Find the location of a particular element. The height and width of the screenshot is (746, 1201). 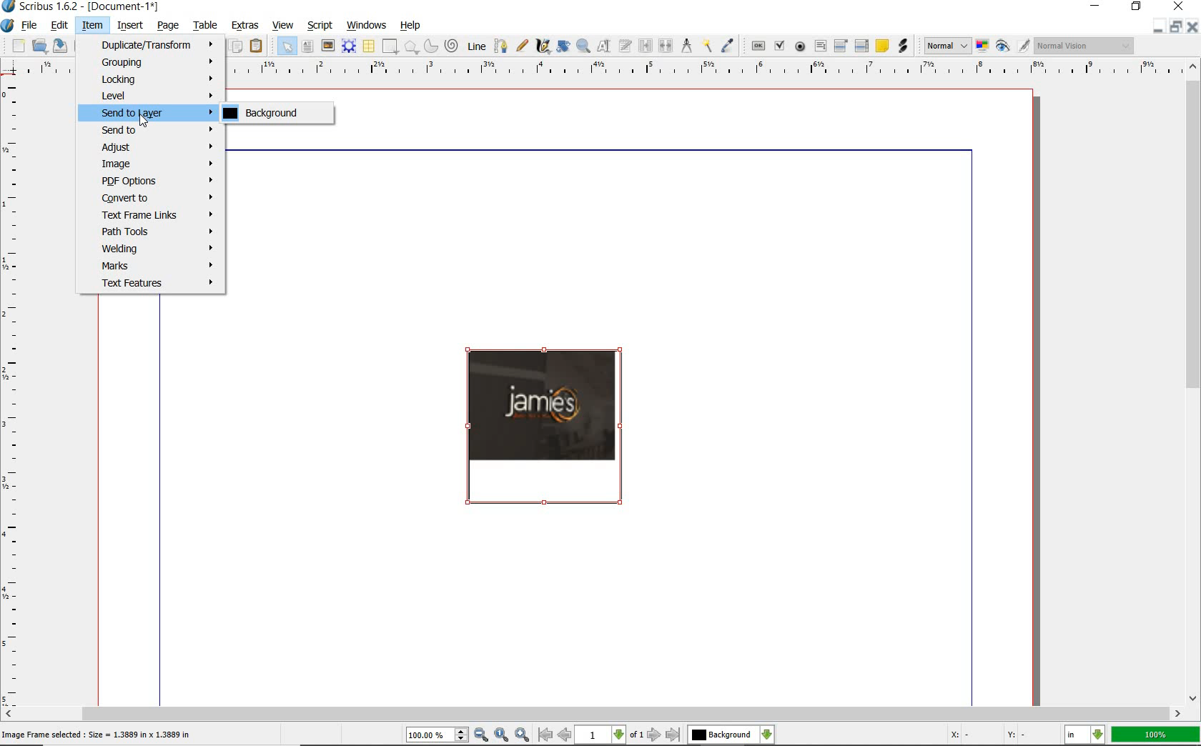

edit contents of frame is located at coordinates (606, 46).